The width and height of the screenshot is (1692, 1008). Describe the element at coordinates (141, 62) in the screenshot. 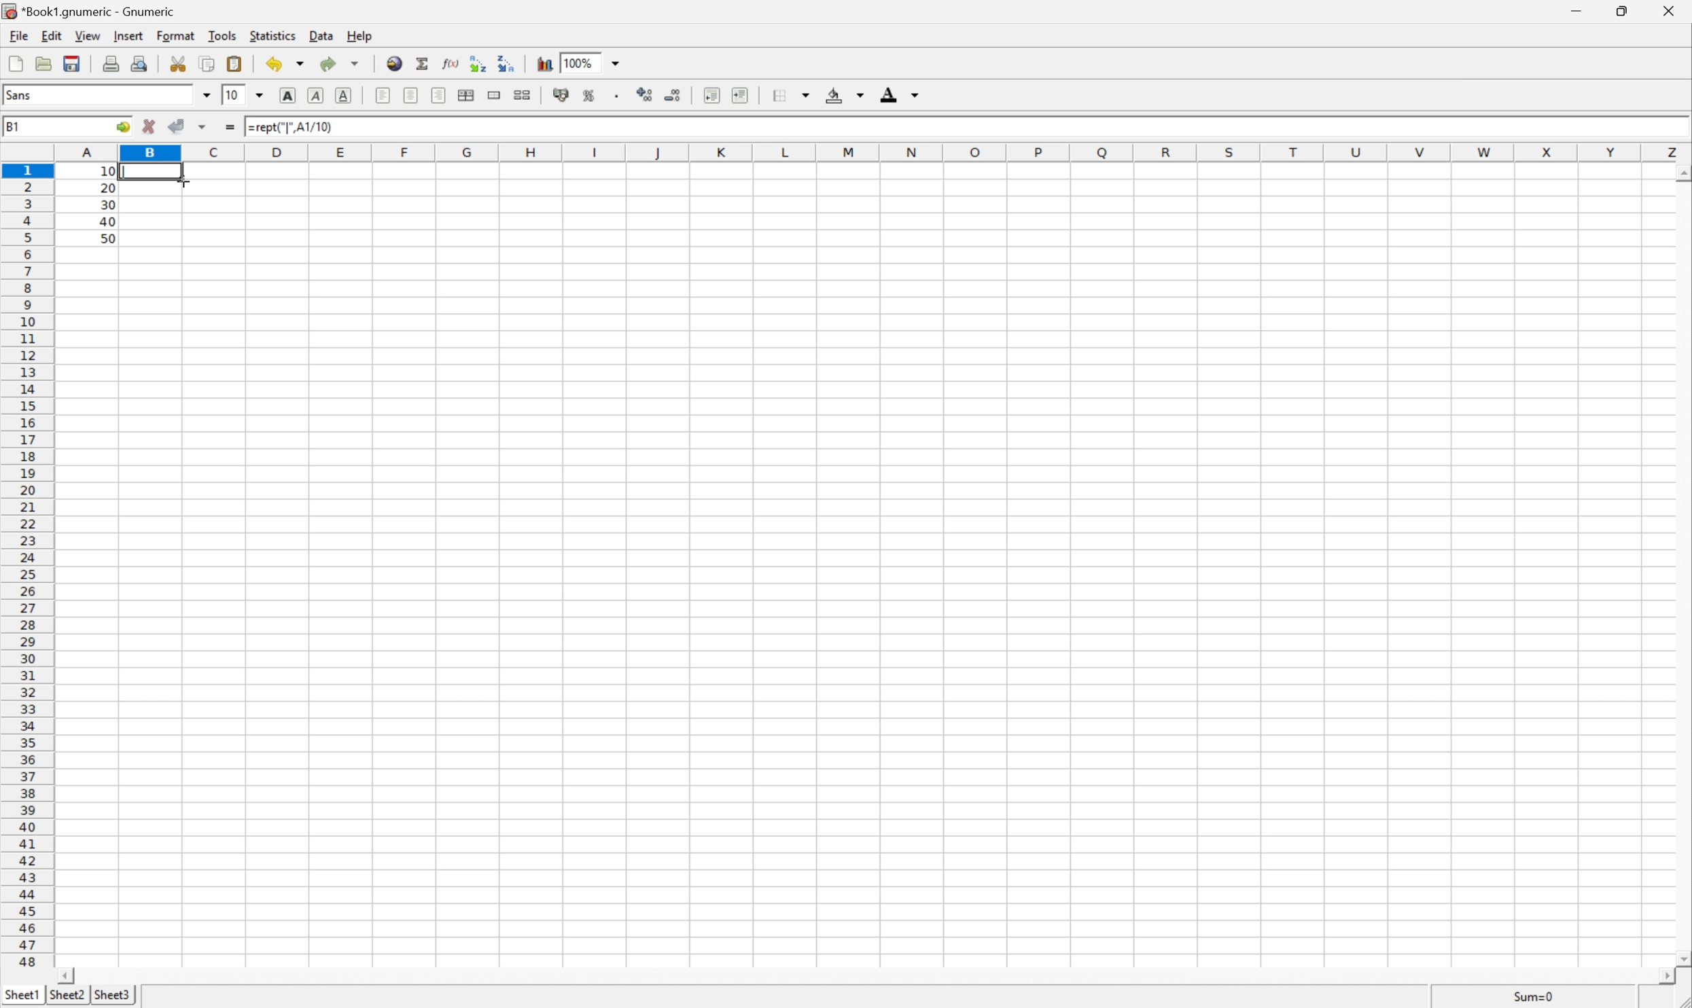

I see `Print preview` at that location.